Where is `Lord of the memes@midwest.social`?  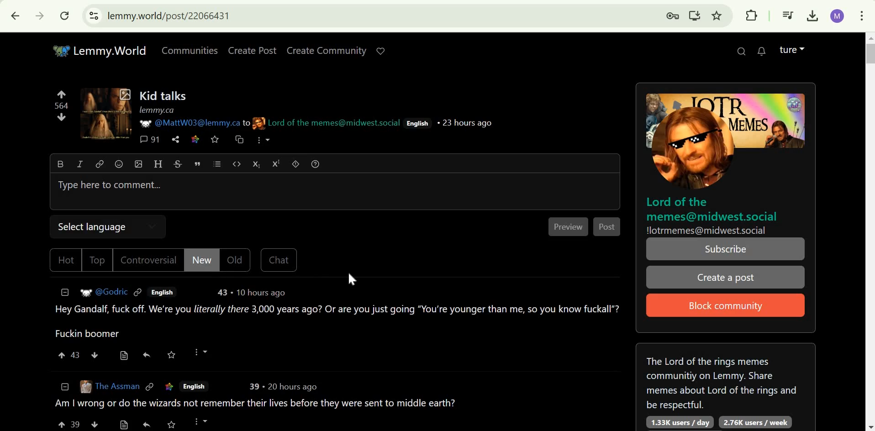 Lord of the memes@midwest.social is located at coordinates (713, 209).